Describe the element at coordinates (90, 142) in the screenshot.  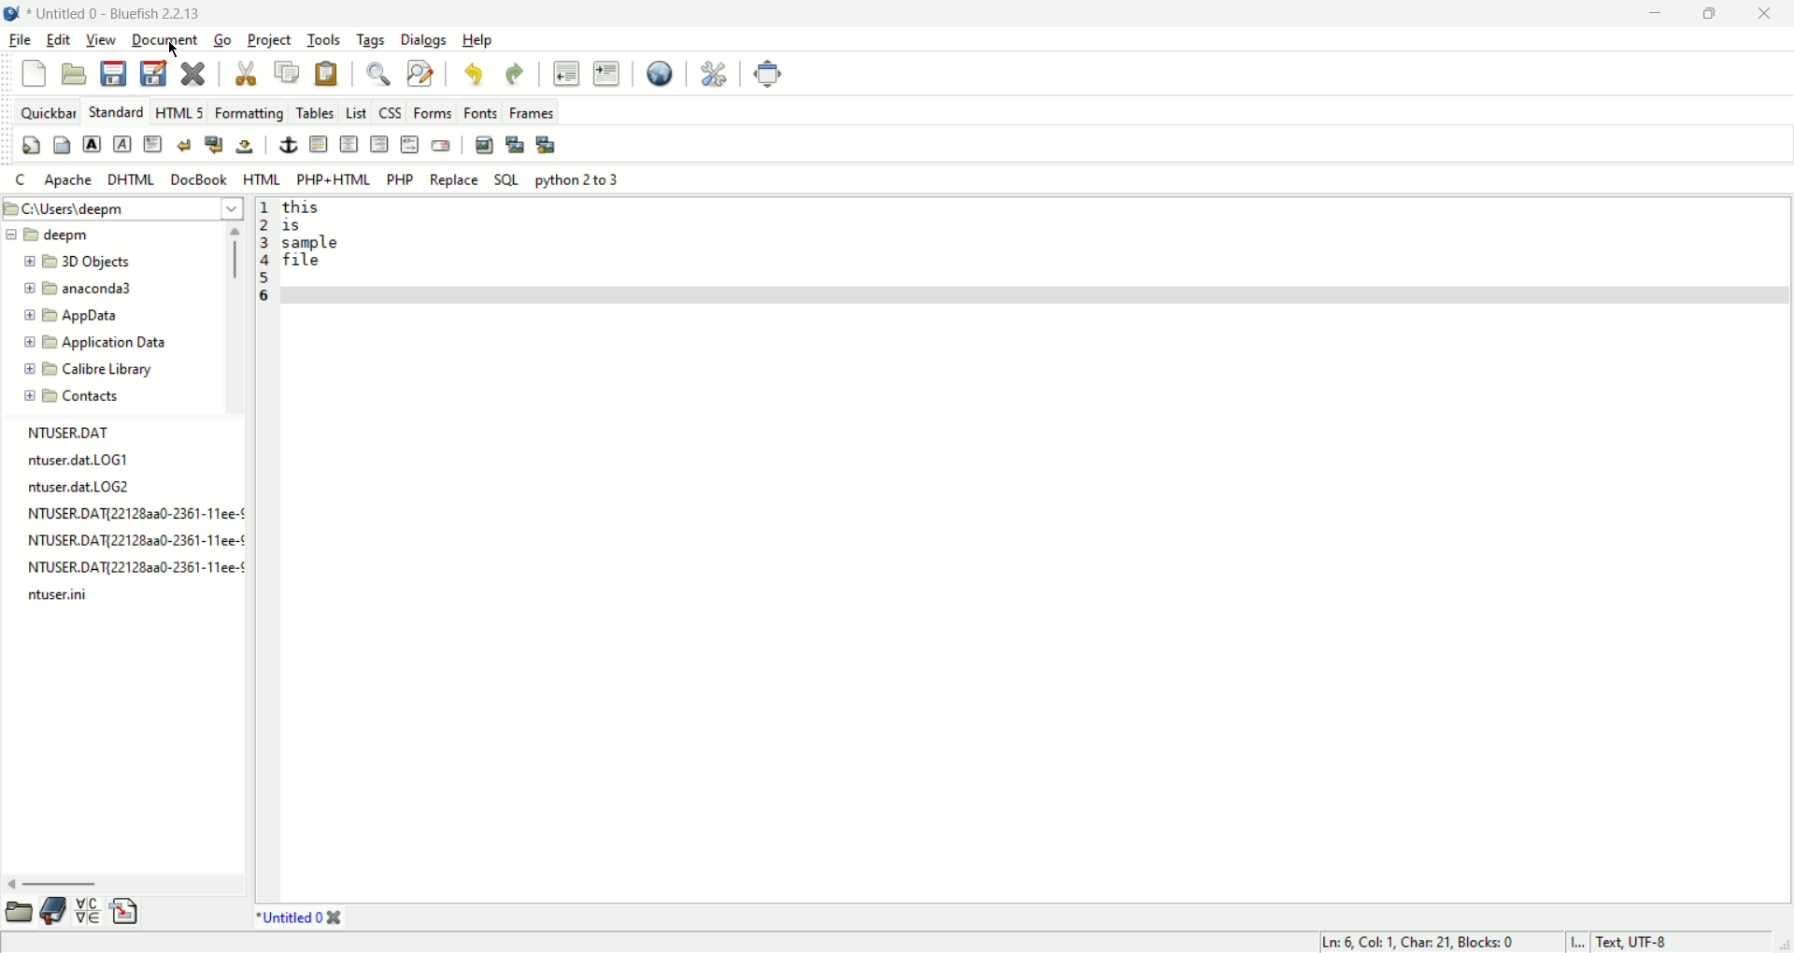
I see `strong` at that location.